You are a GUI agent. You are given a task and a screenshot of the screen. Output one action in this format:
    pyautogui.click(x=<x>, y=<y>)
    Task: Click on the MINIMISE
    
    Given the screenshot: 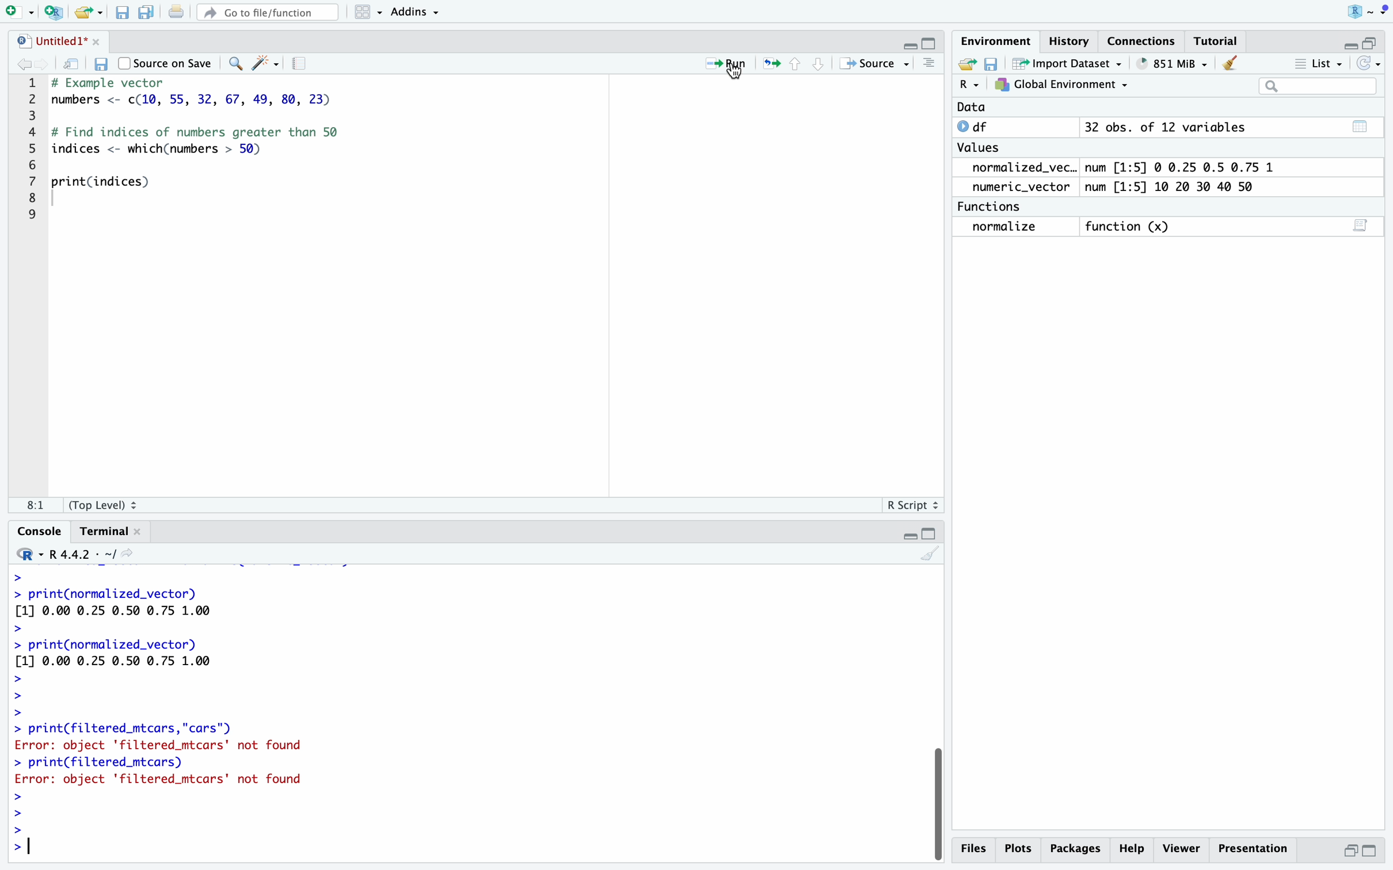 What is the action you would take?
    pyautogui.click(x=1346, y=42)
    